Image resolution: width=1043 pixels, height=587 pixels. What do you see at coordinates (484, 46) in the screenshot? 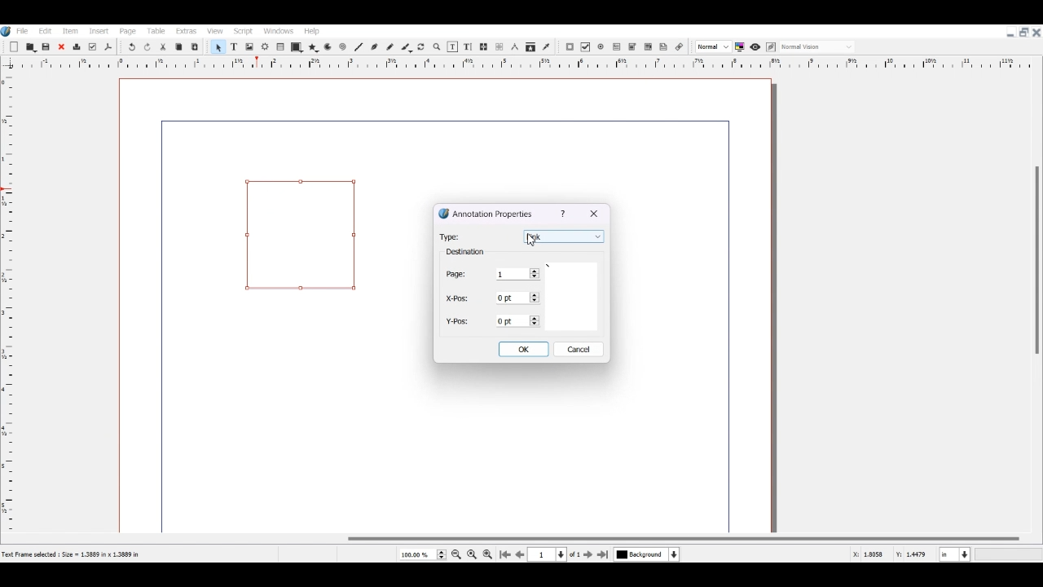
I see `Link text Frame` at bounding box center [484, 46].